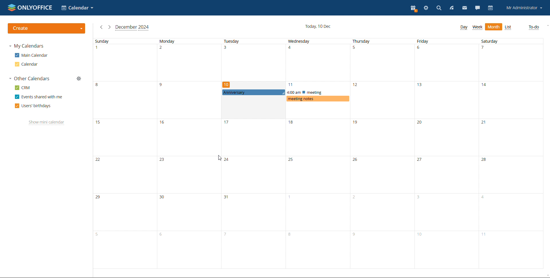 The width and height of the screenshot is (550, 278). I want to click on friday, so click(446, 154).